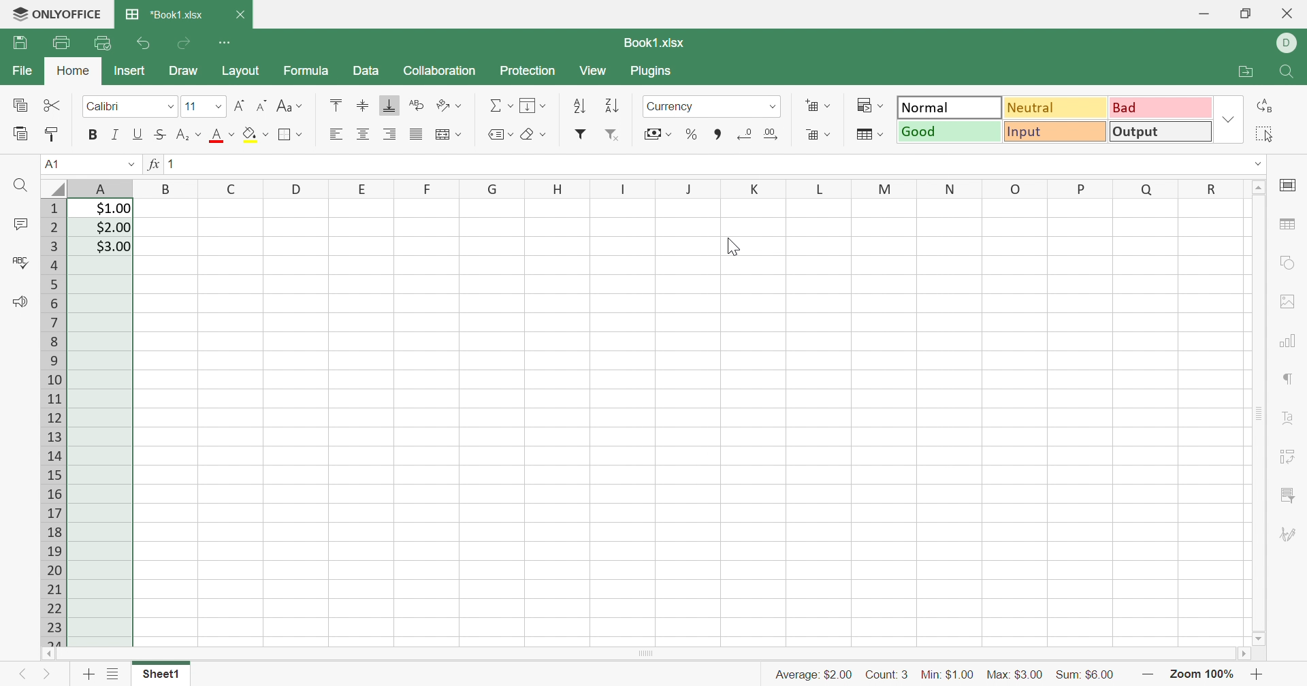  I want to click on Cell settings, so click(1292, 184).